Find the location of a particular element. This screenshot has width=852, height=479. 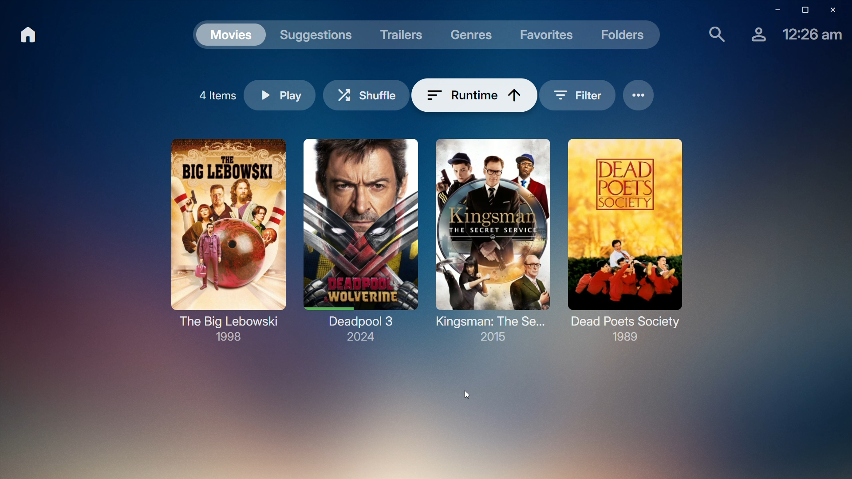

Genres is located at coordinates (472, 34).